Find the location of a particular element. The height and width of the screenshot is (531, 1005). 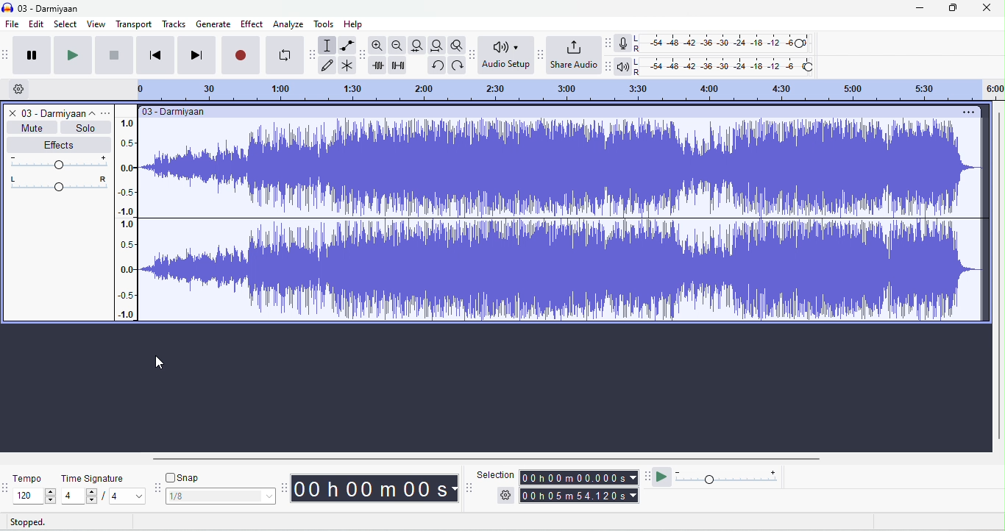

solo is located at coordinates (86, 128).